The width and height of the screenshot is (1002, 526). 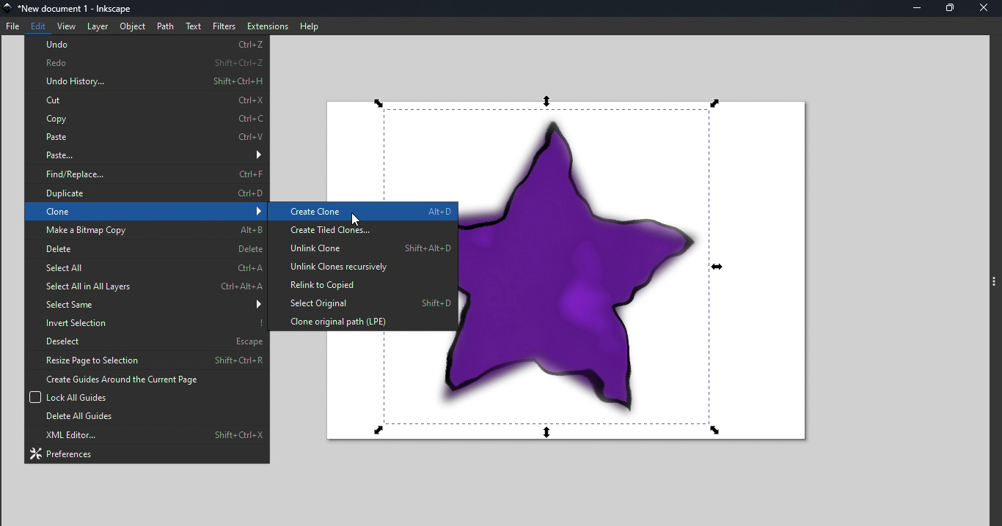 What do you see at coordinates (147, 175) in the screenshot?
I see `find/replace` at bounding box center [147, 175].